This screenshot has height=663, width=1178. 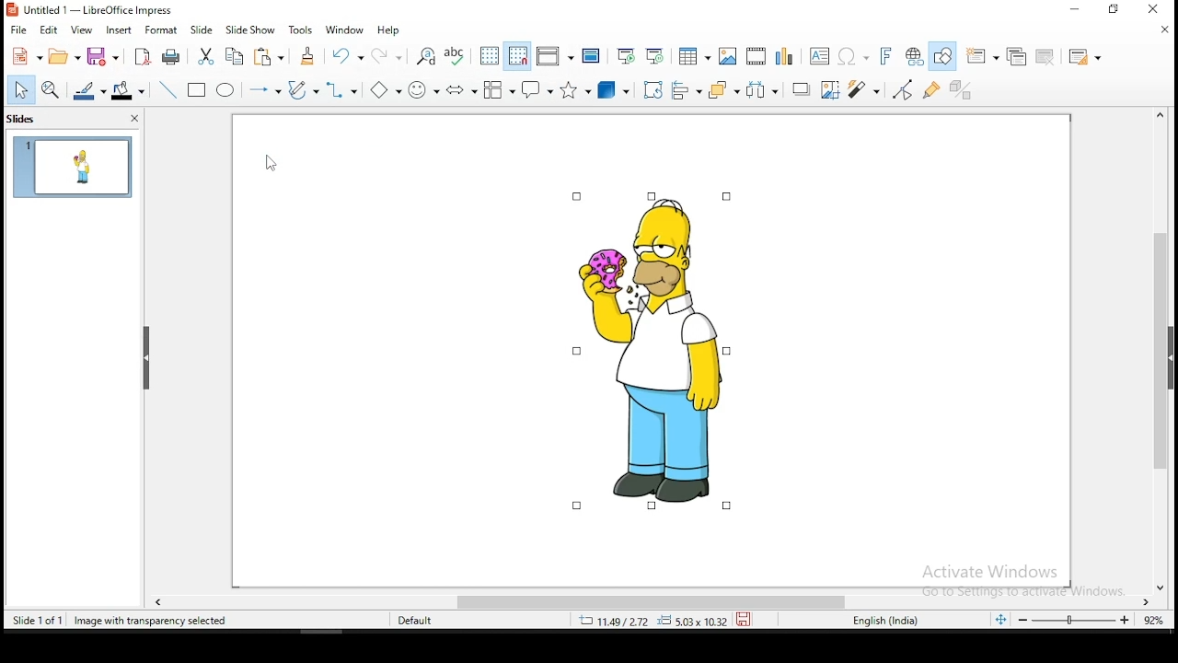 I want to click on line, so click(x=168, y=90).